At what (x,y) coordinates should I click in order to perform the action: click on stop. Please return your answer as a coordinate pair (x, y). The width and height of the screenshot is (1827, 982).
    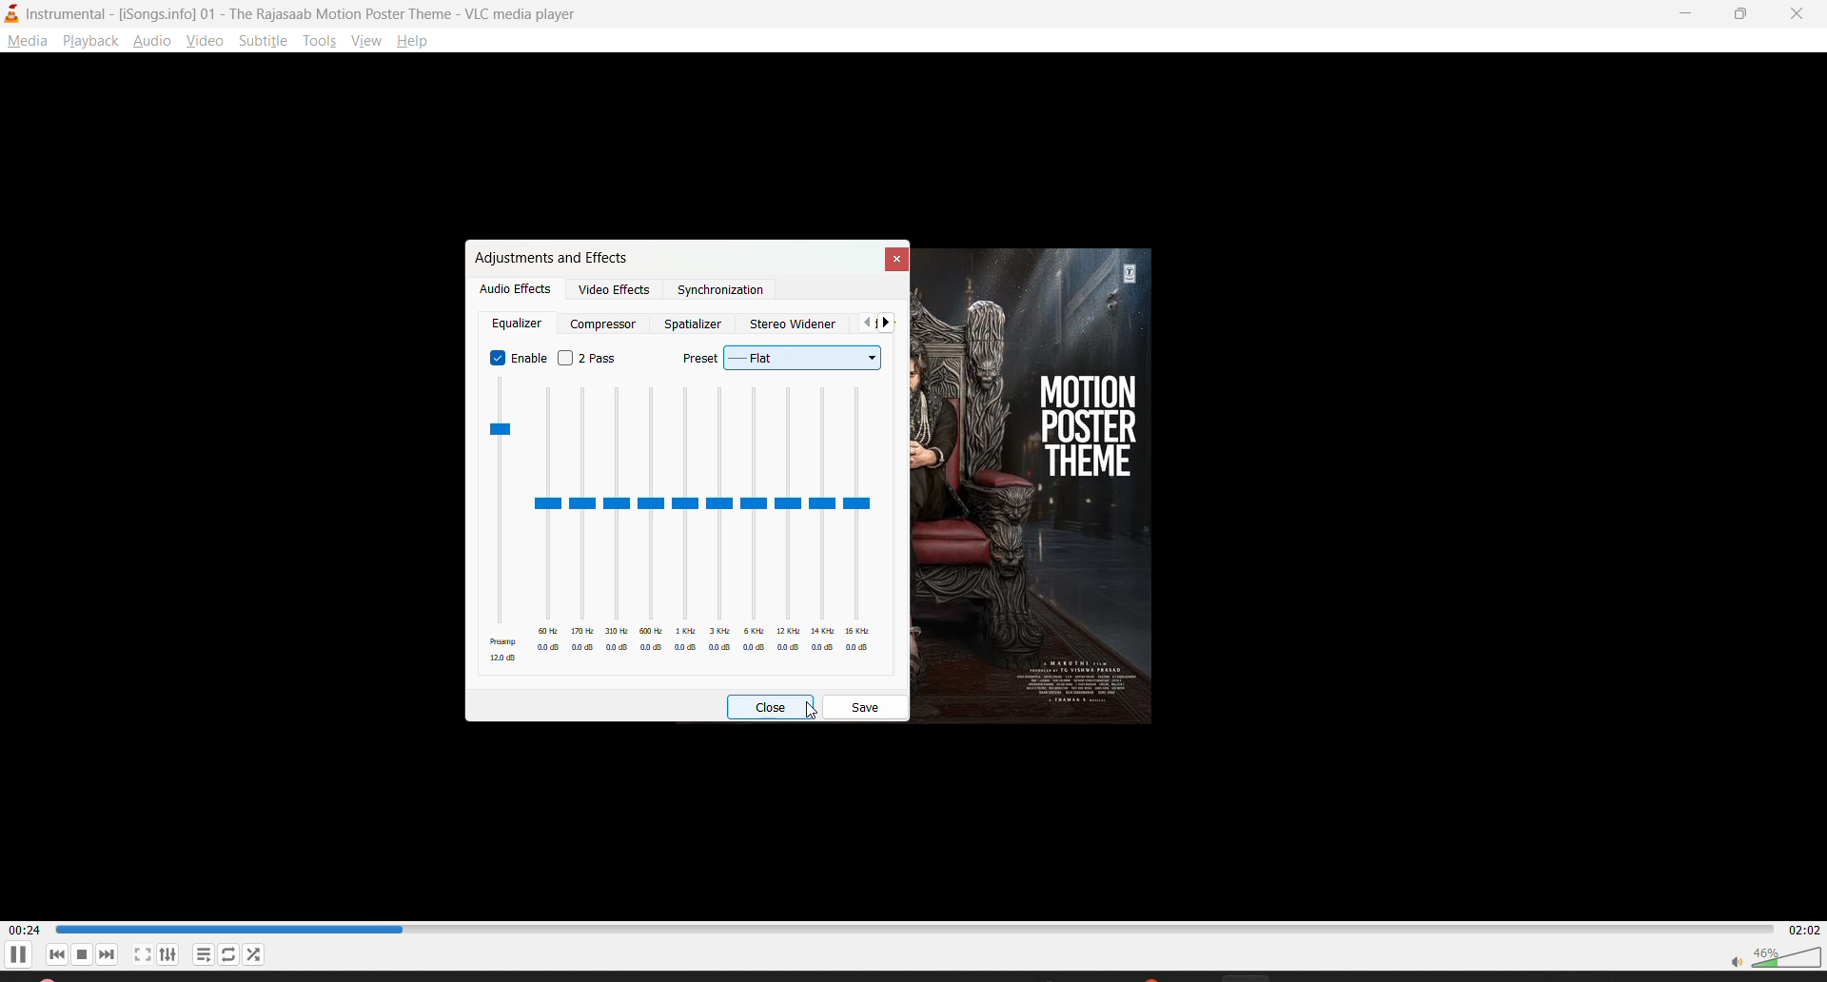
    Looking at the image, I should click on (83, 954).